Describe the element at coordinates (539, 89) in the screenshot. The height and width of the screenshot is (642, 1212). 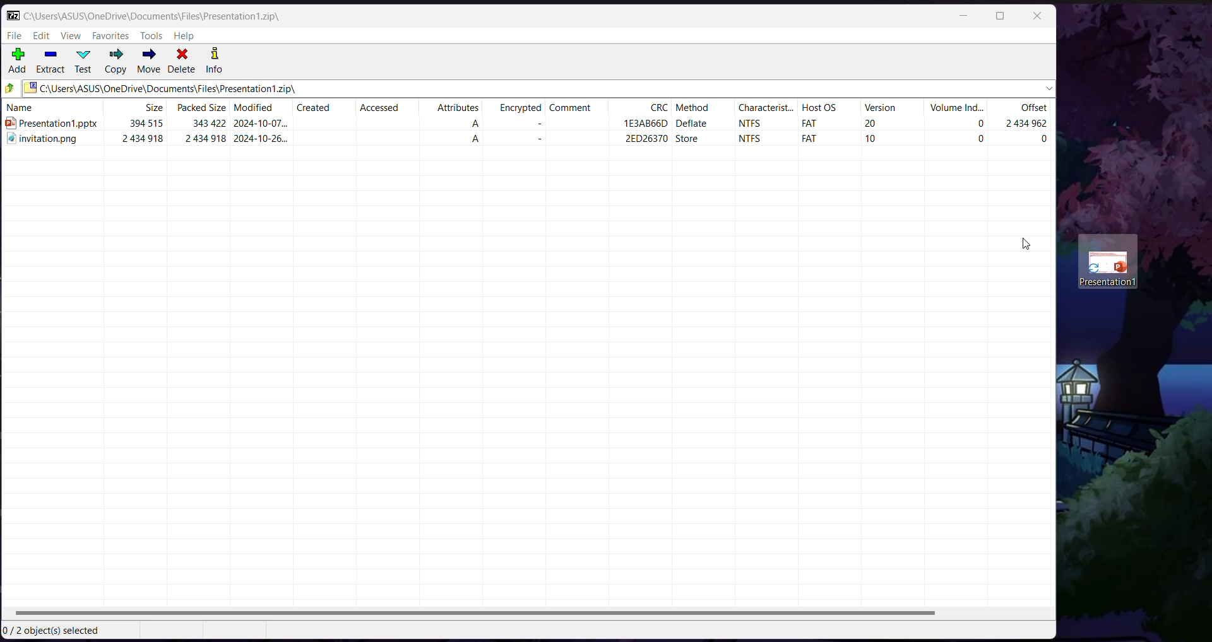
I see `Current Folder Path` at that location.